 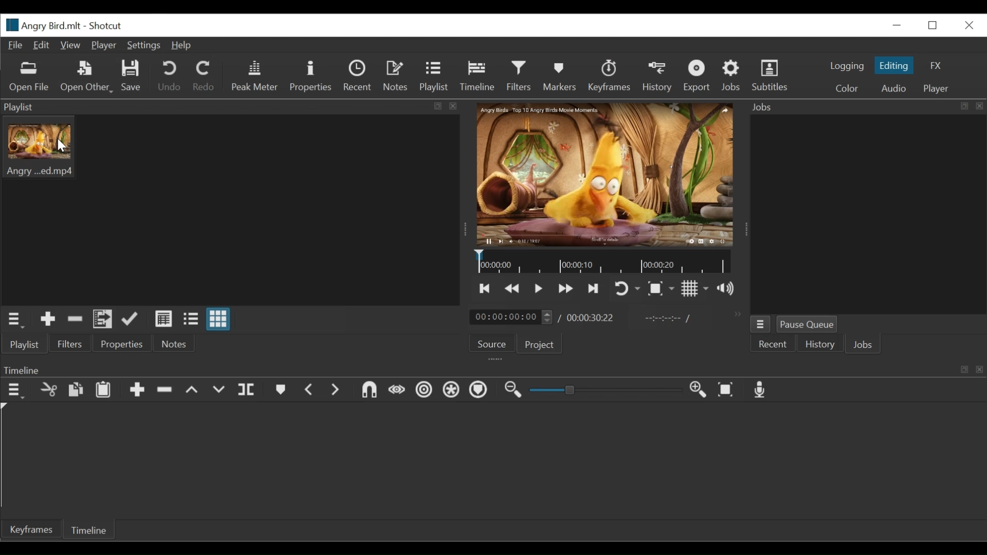 I want to click on Jobs, so click(x=730, y=76).